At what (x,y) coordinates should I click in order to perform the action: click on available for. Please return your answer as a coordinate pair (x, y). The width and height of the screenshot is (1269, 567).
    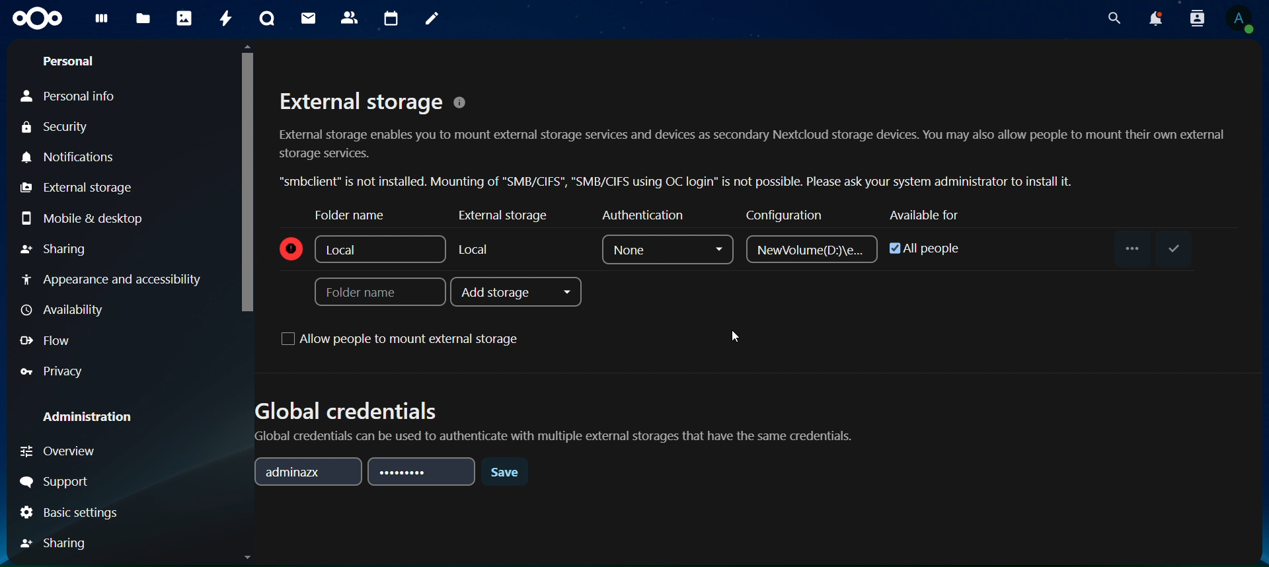
    Looking at the image, I should click on (931, 214).